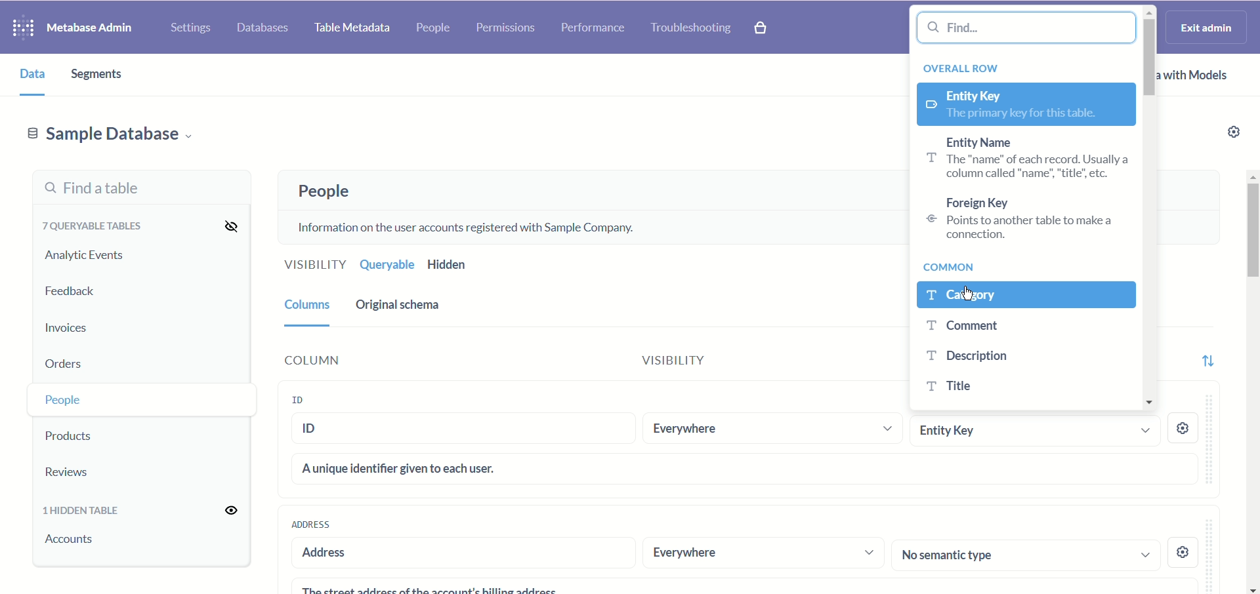 This screenshot has width=1260, height=594. Describe the element at coordinates (73, 547) in the screenshot. I see `Accounts` at that location.